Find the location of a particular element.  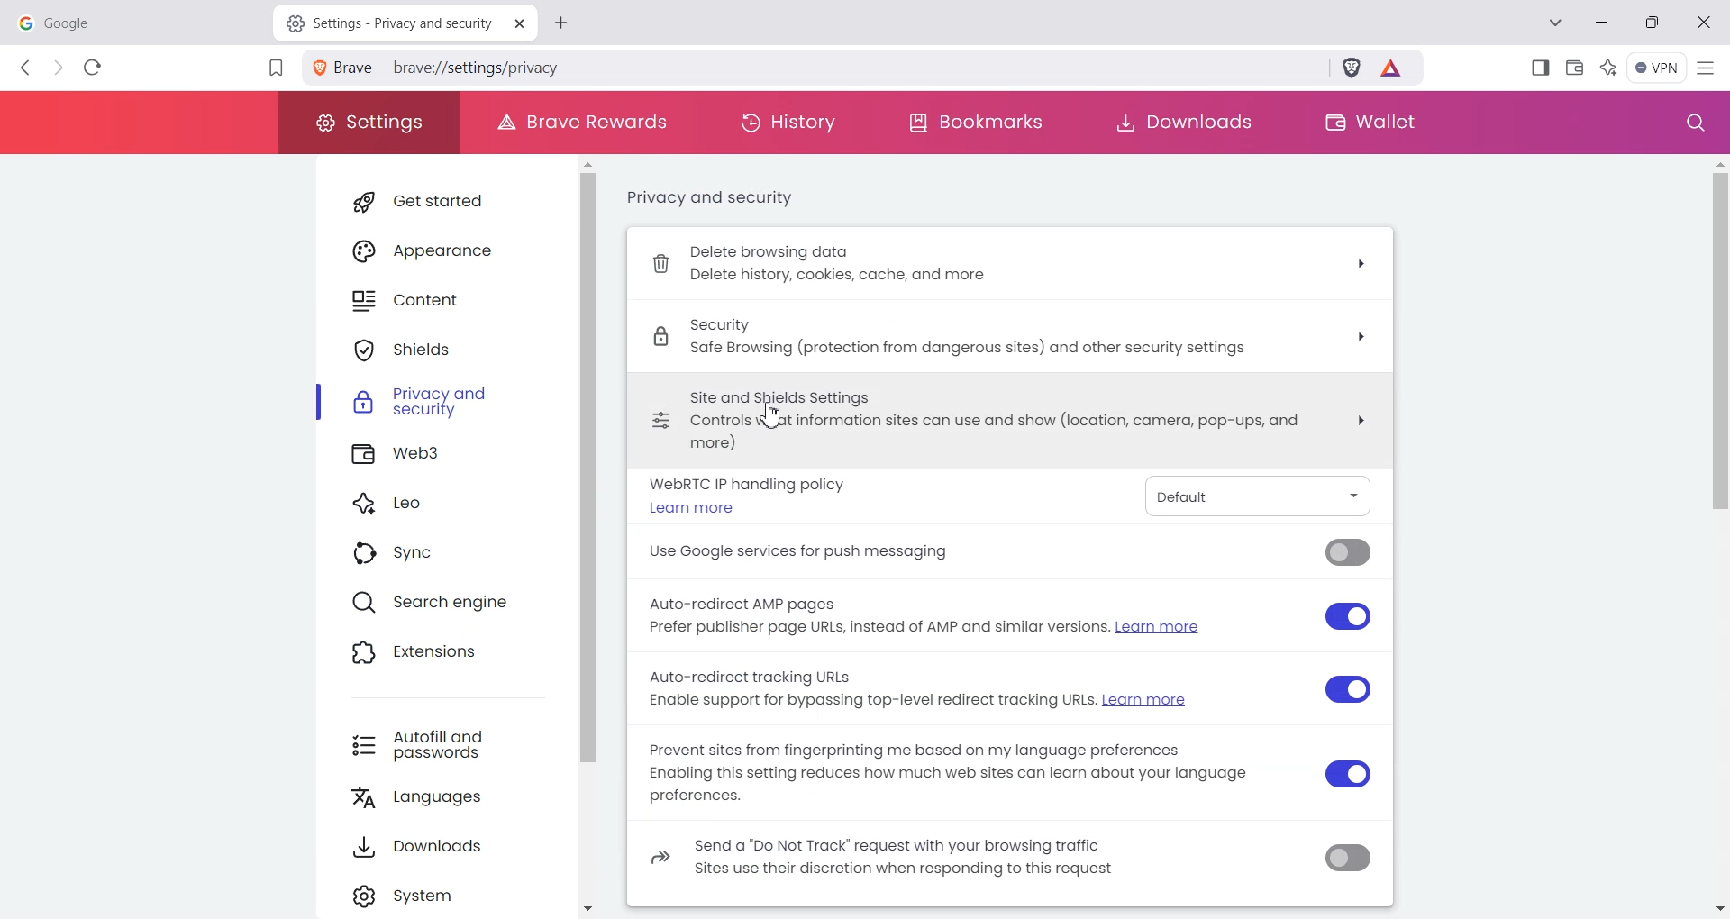

Hamburger Settings is located at coordinates (1709, 67).